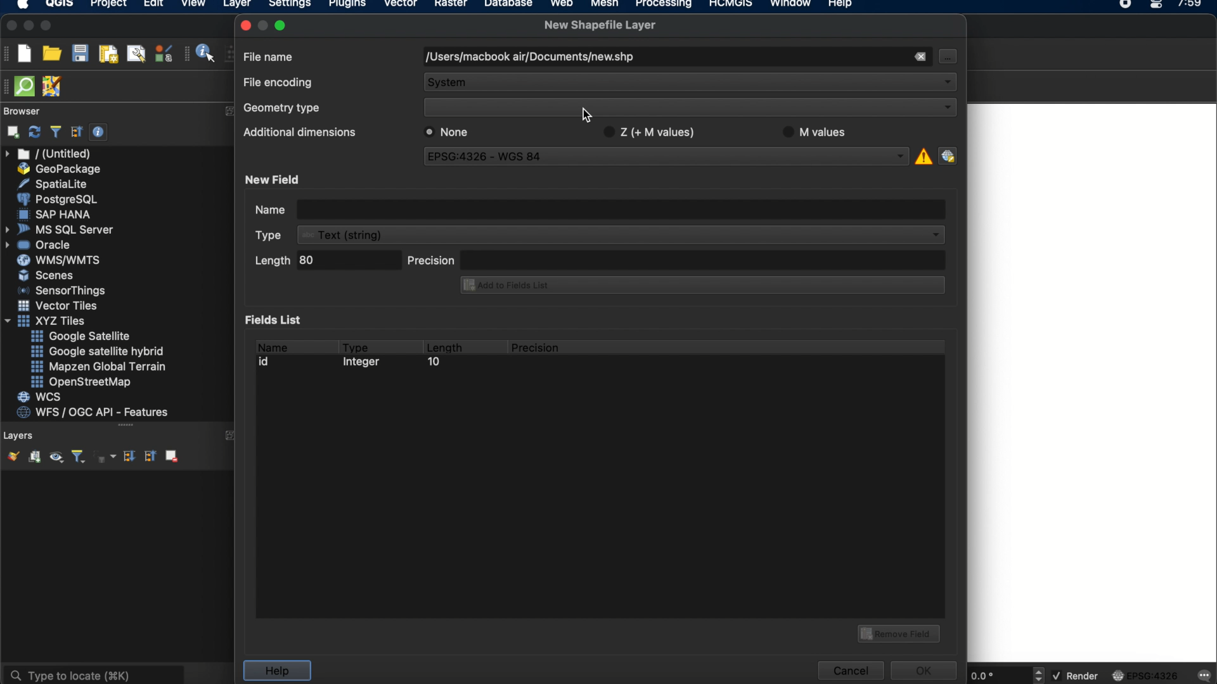 Image resolution: width=1217 pixels, height=684 pixels. What do you see at coordinates (41, 398) in the screenshot?
I see `wcs` at bounding box center [41, 398].